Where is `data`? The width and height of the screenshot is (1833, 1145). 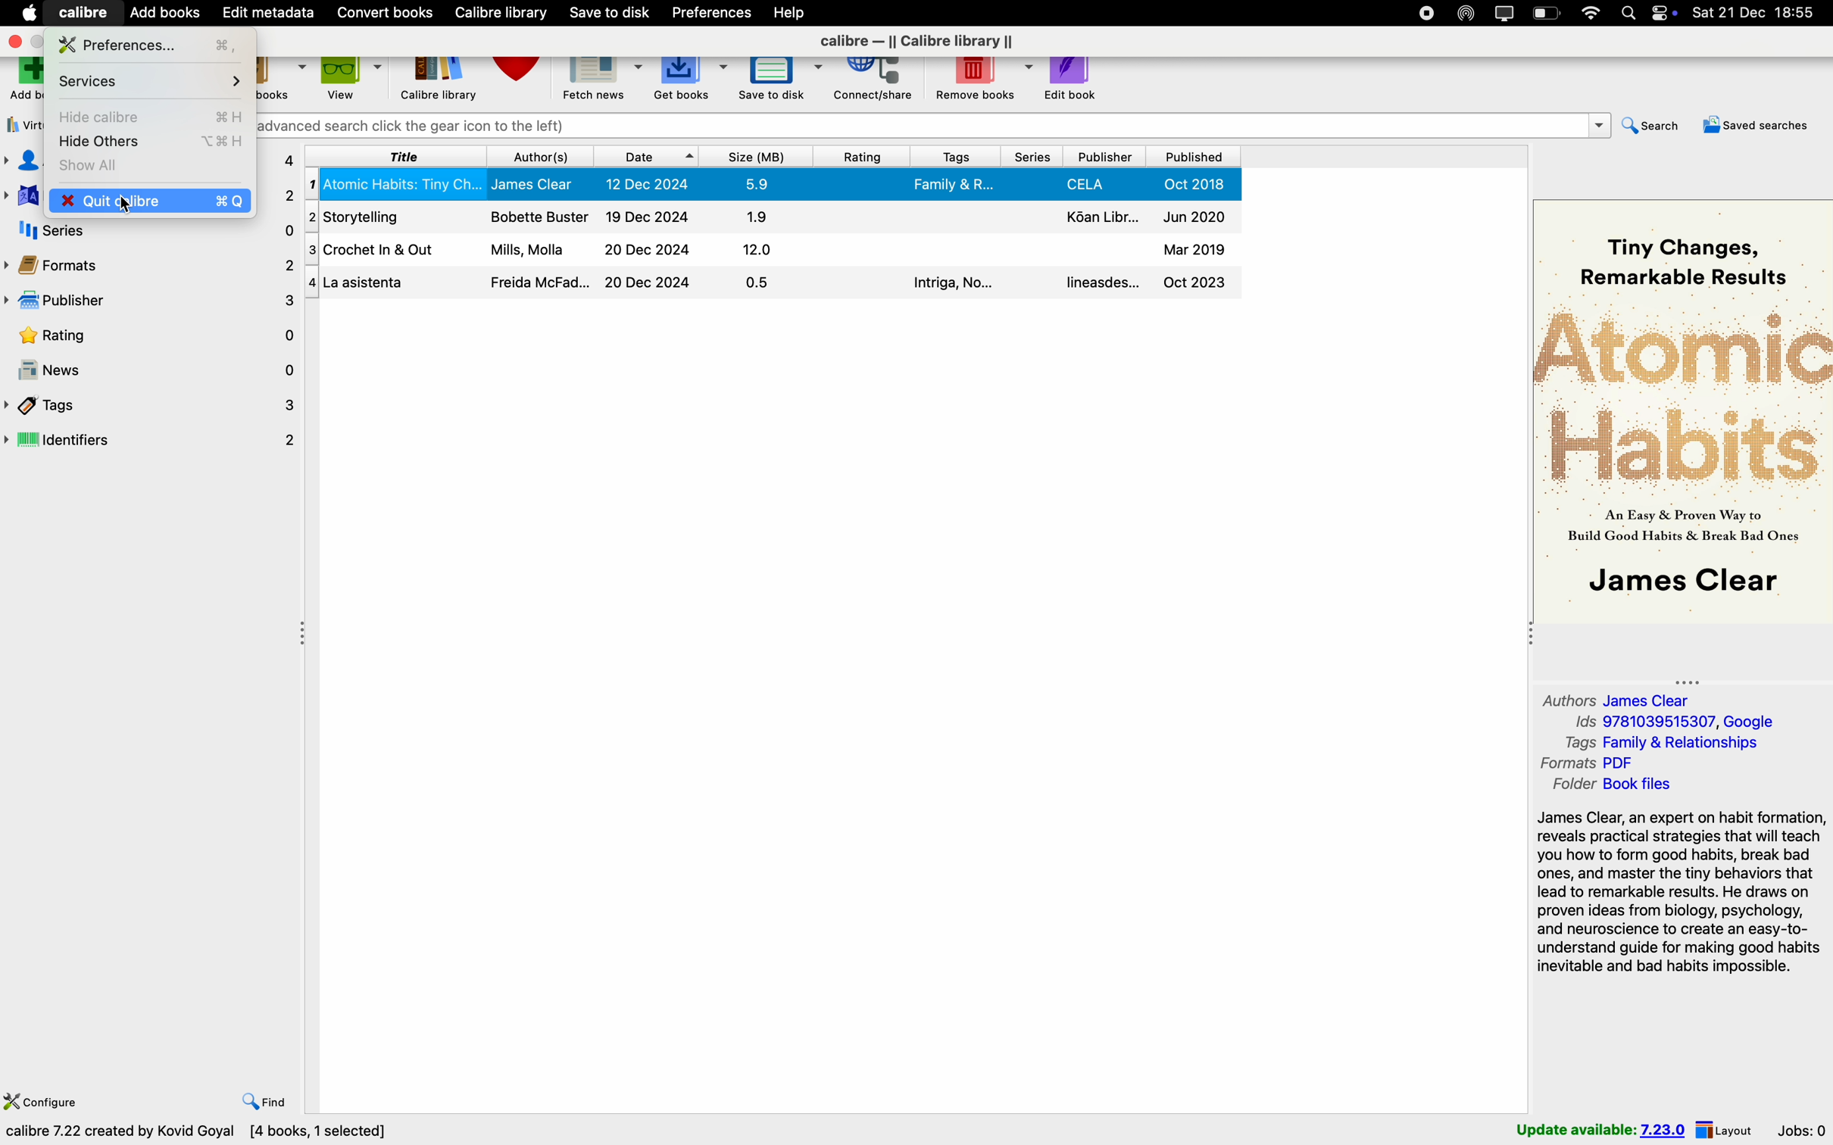 data is located at coordinates (199, 1133).